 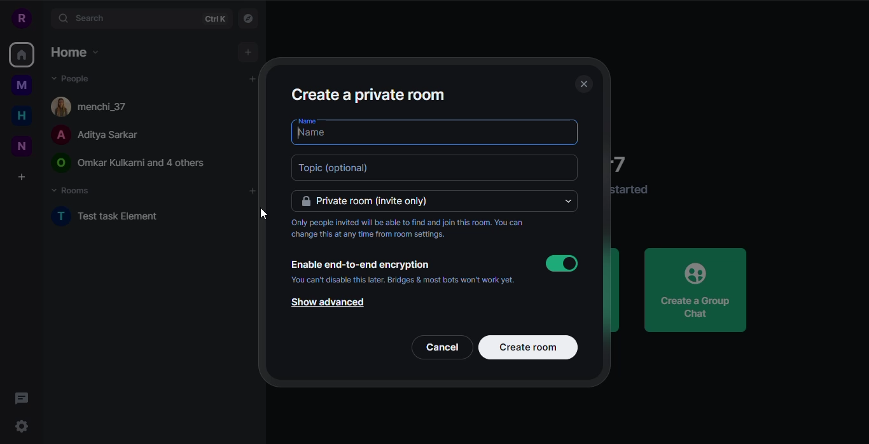 I want to click on home, so click(x=22, y=115).